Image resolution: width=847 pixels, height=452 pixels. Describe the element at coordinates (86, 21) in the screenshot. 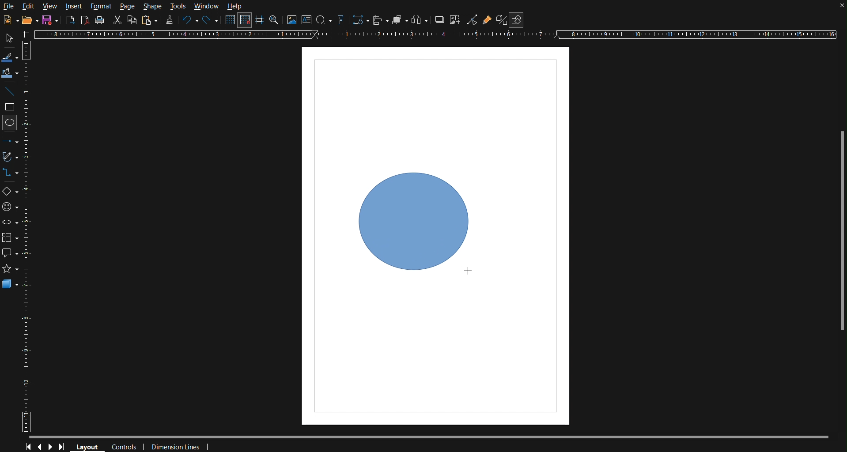

I see `Export as PDF` at that location.